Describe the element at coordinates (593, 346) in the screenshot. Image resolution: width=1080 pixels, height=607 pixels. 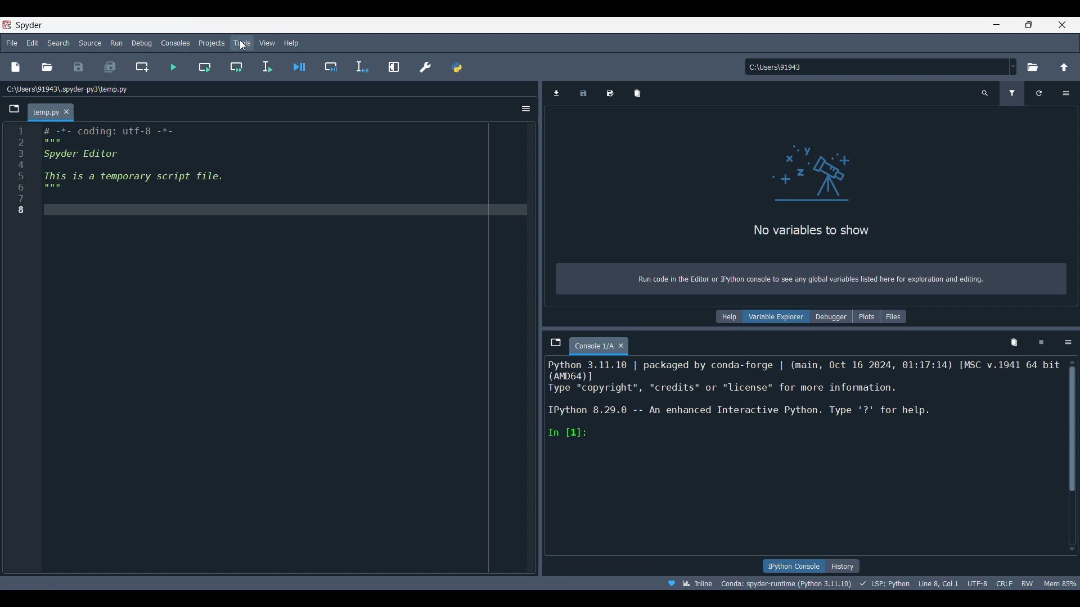
I see `Current tab highlighted` at that location.